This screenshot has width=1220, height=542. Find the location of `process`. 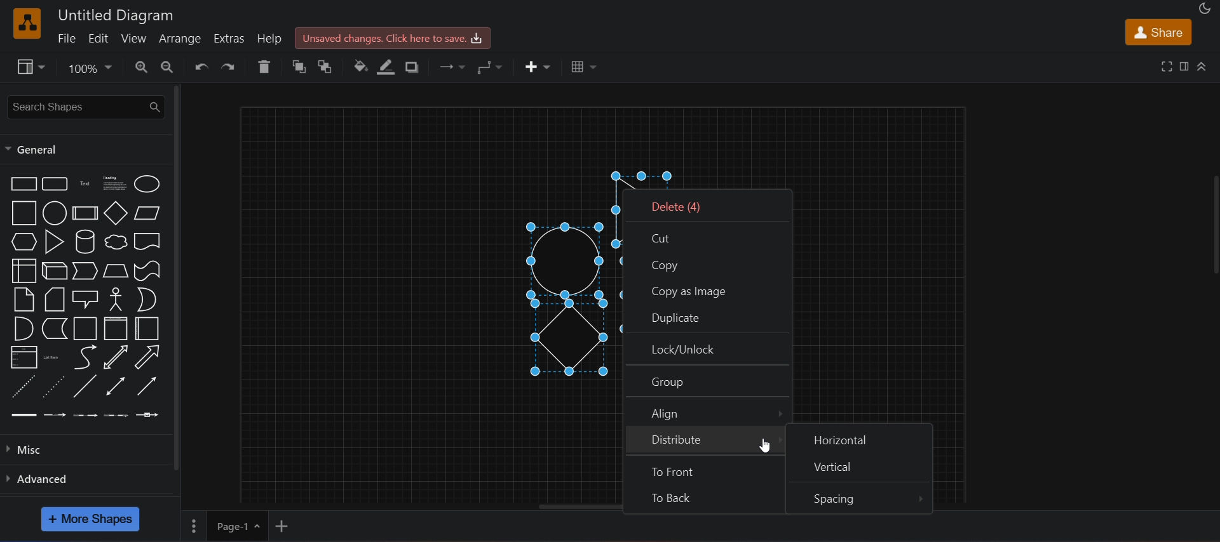

process is located at coordinates (85, 213).